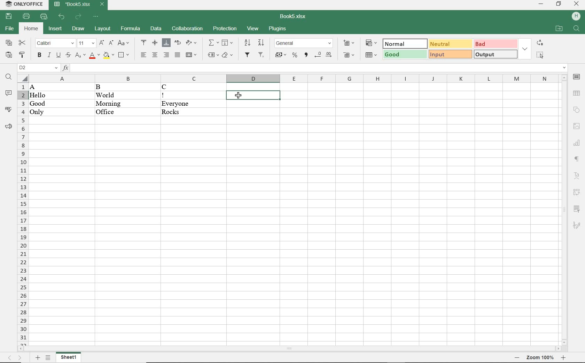  What do you see at coordinates (526, 49) in the screenshot?
I see `EXPAND` at bounding box center [526, 49].